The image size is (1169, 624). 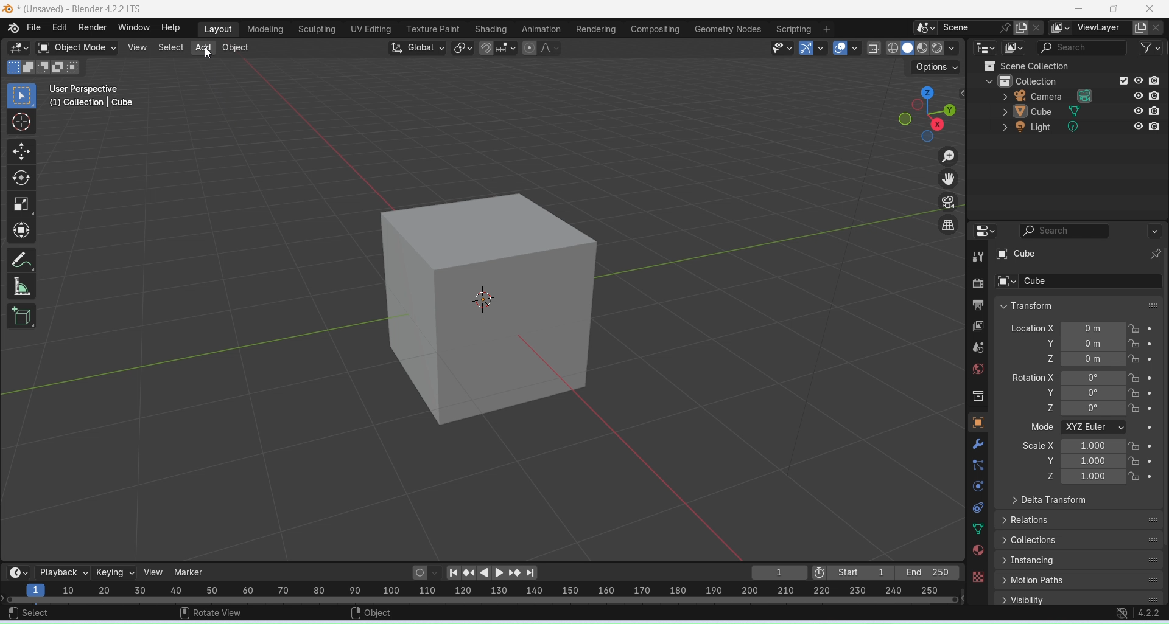 I want to click on Scale X, so click(x=1108, y=446).